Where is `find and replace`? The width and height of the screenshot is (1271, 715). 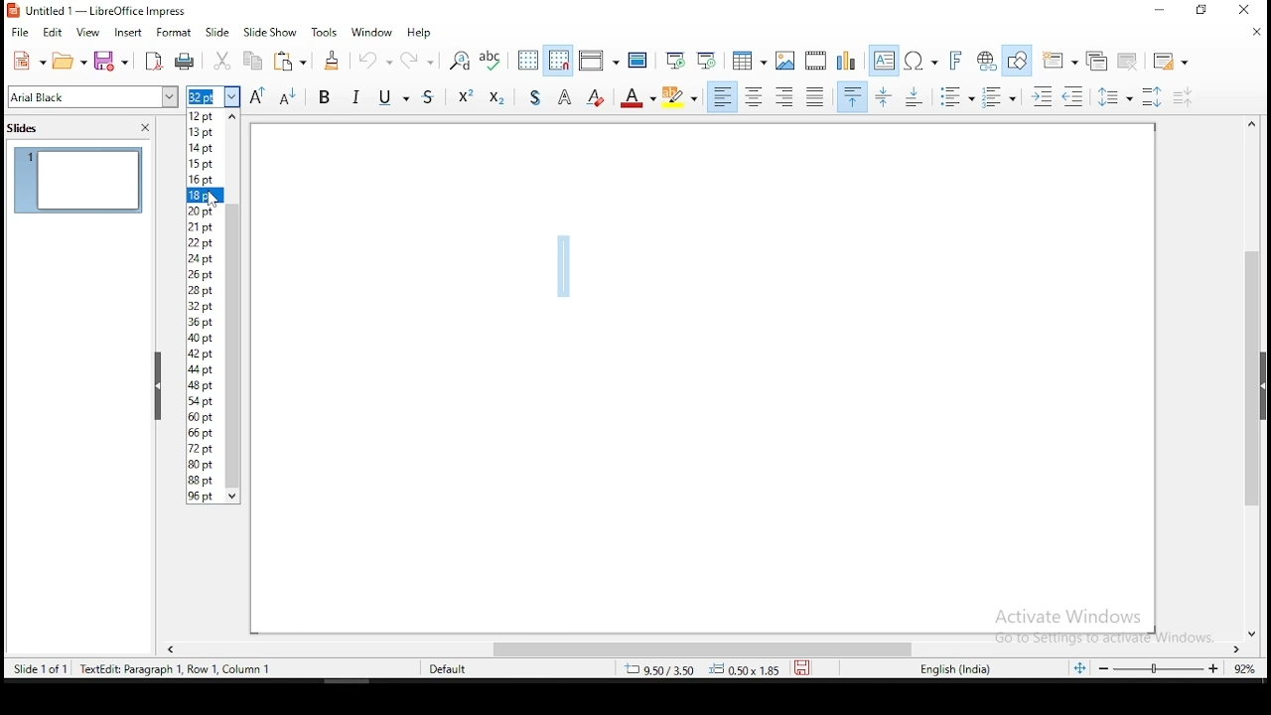 find and replace is located at coordinates (459, 61).